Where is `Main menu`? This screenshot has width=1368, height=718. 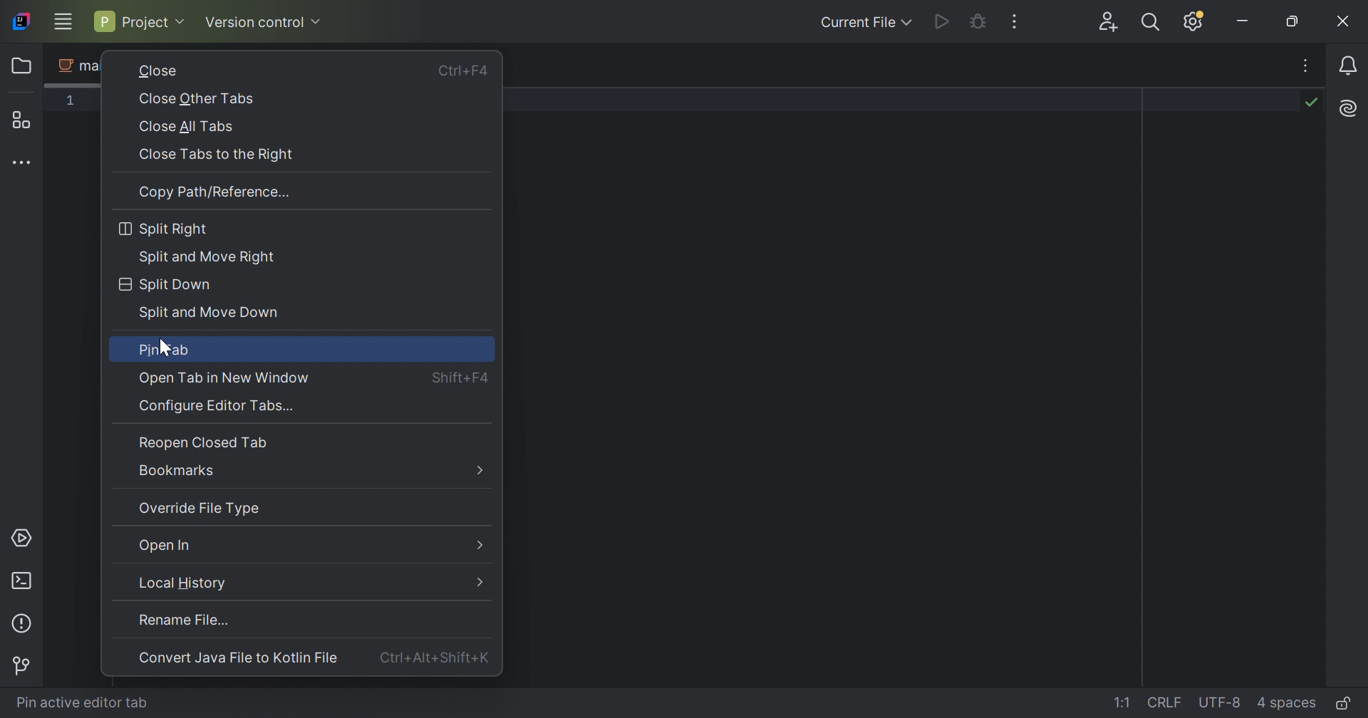 Main menu is located at coordinates (62, 21).